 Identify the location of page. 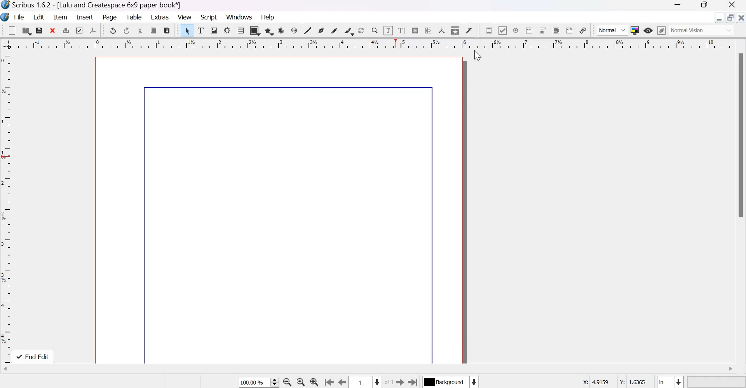
(281, 210).